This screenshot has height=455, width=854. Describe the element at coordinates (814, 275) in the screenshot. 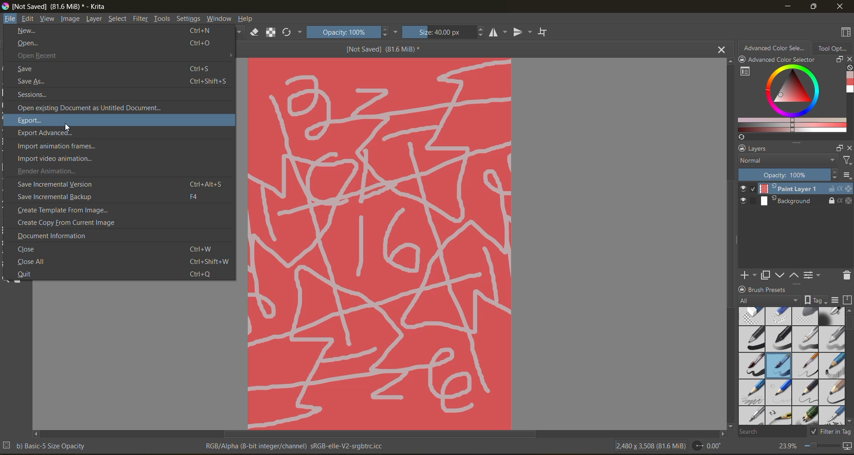

I see `view/change layer` at that location.